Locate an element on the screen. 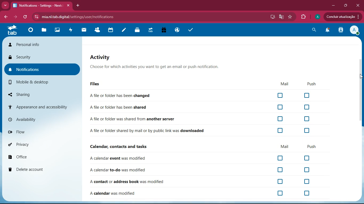  mail is located at coordinates (285, 147).